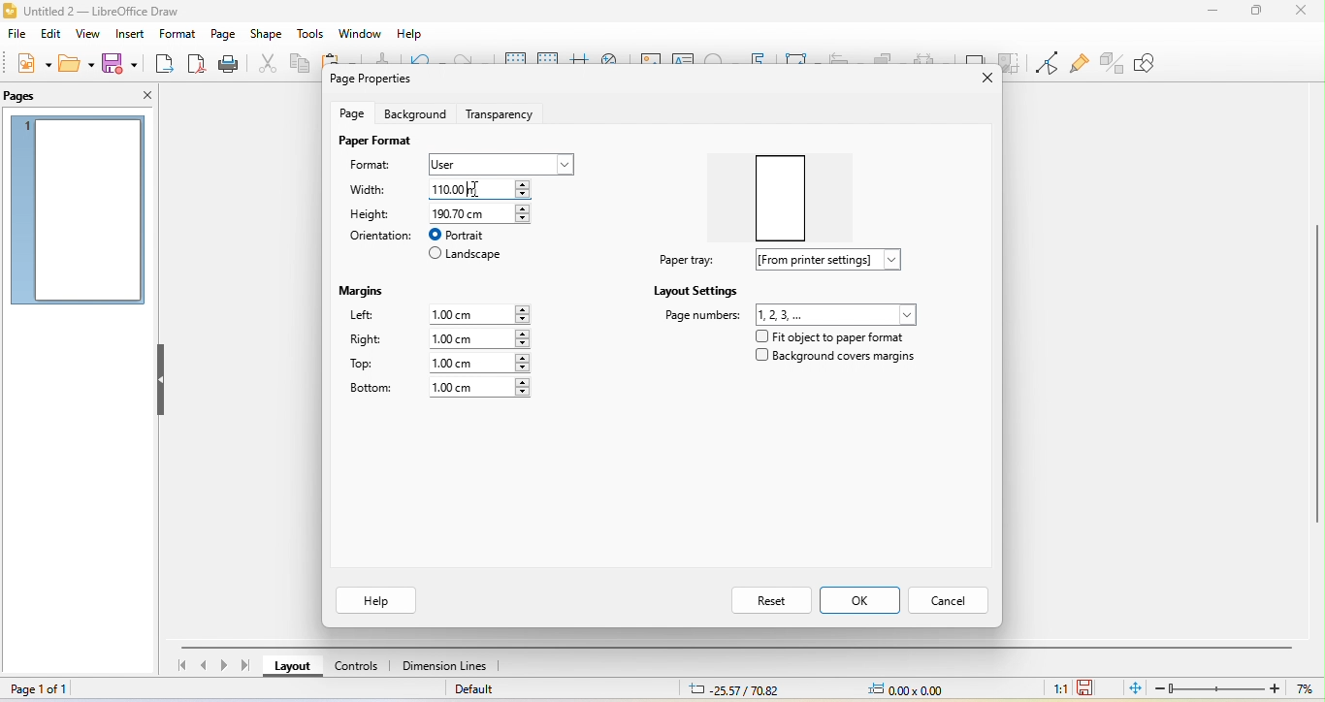 The width and height of the screenshot is (1325, 702). What do you see at coordinates (905, 688) in the screenshot?
I see `0.00x0.00` at bounding box center [905, 688].